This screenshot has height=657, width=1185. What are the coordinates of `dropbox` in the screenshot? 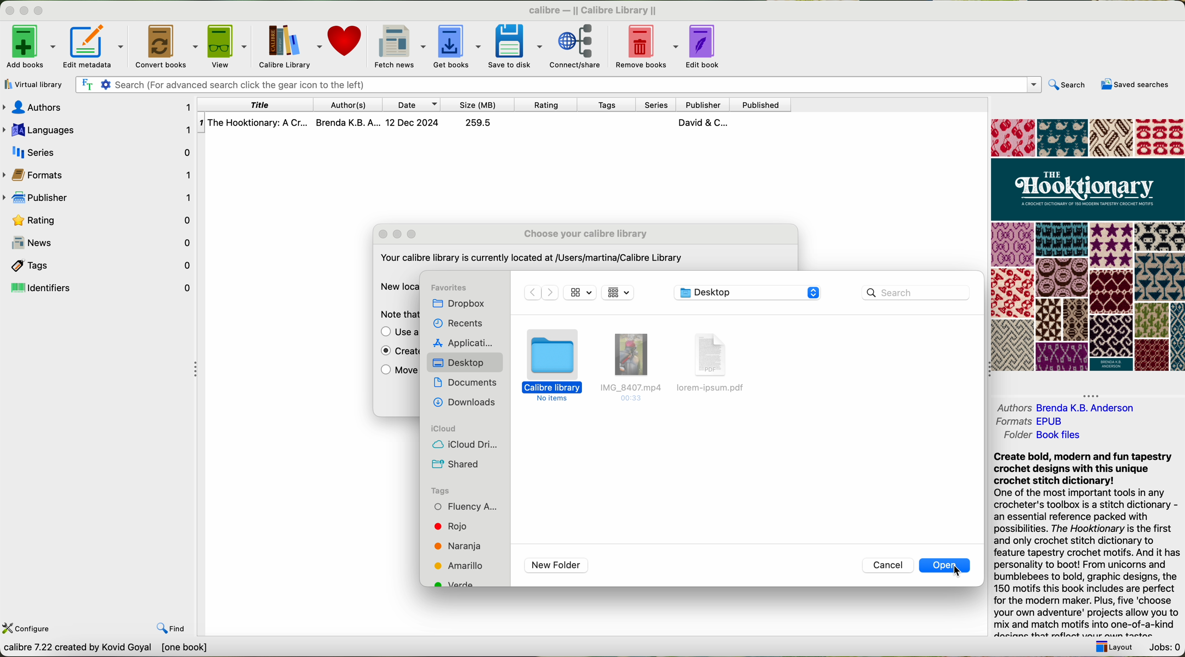 It's located at (457, 305).